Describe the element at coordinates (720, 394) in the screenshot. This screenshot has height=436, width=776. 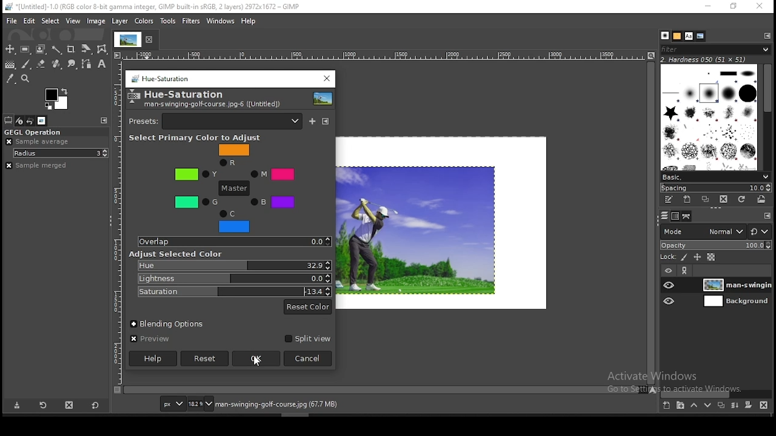
I see `scroll bar` at that location.